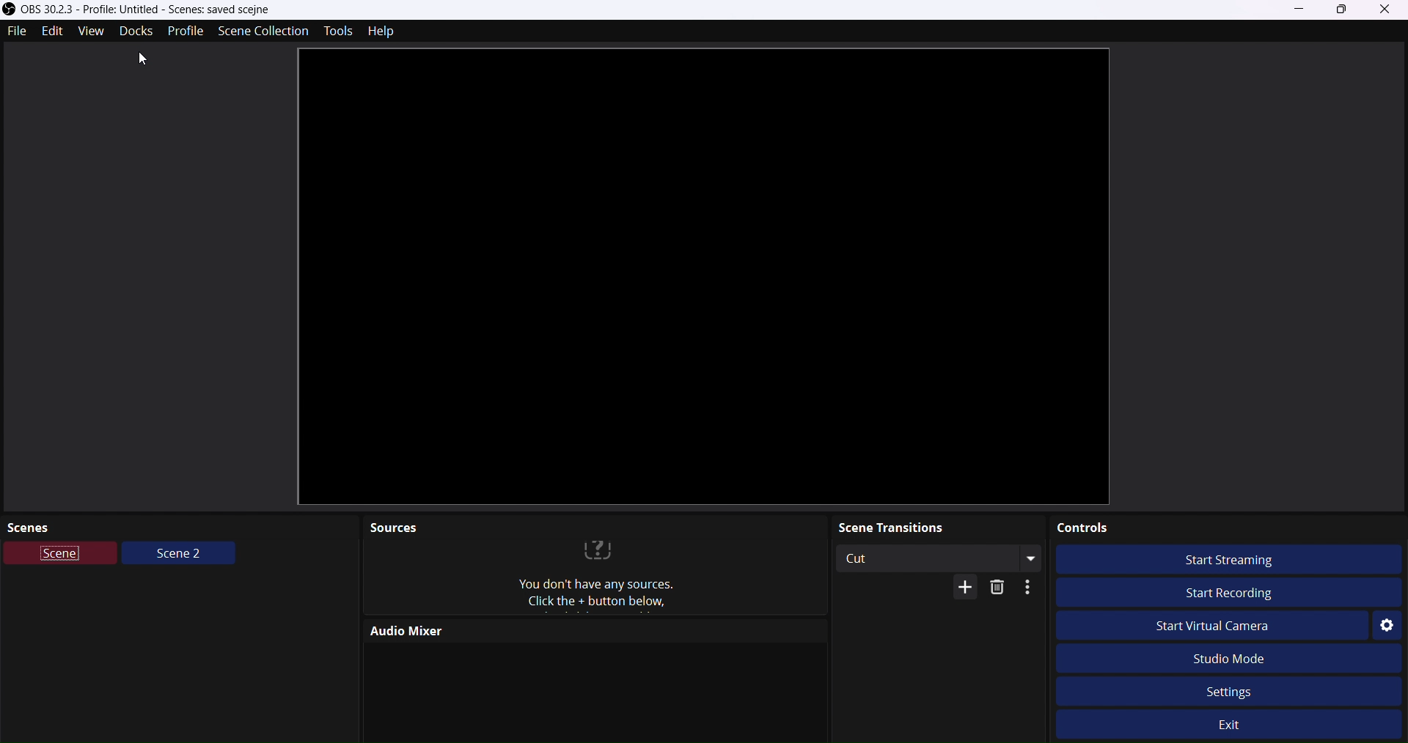 The height and width of the screenshot is (743, 1408). I want to click on Scene, so click(62, 555).